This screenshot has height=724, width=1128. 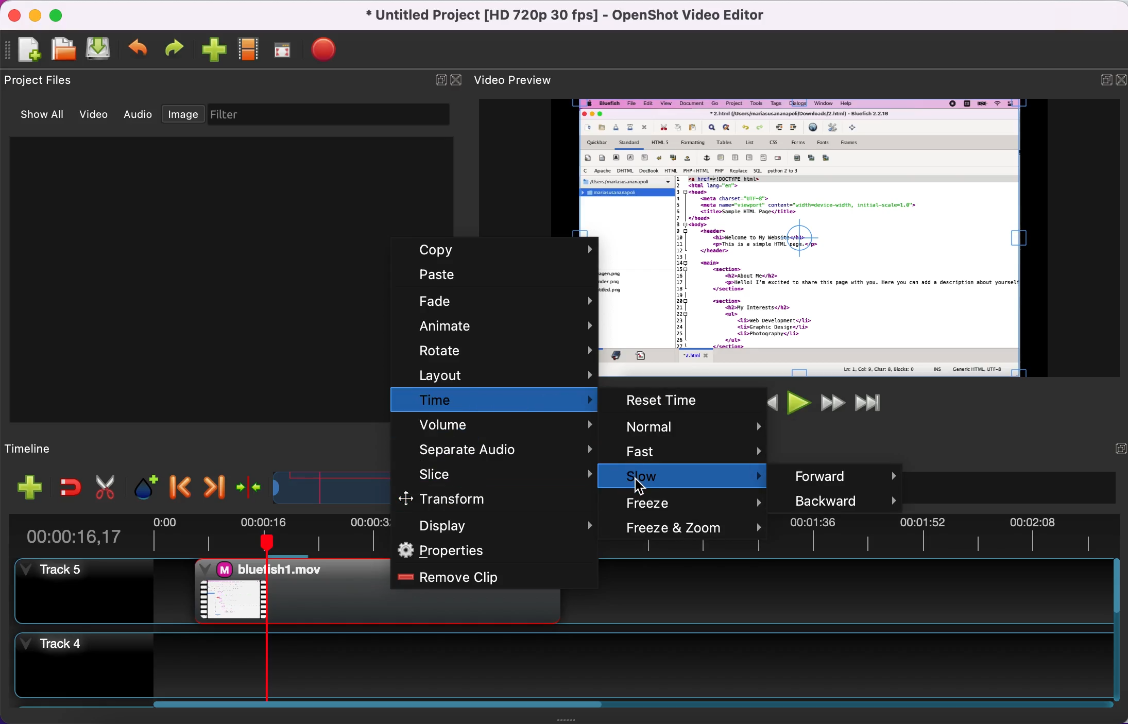 What do you see at coordinates (838, 500) in the screenshot?
I see `backward` at bounding box center [838, 500].